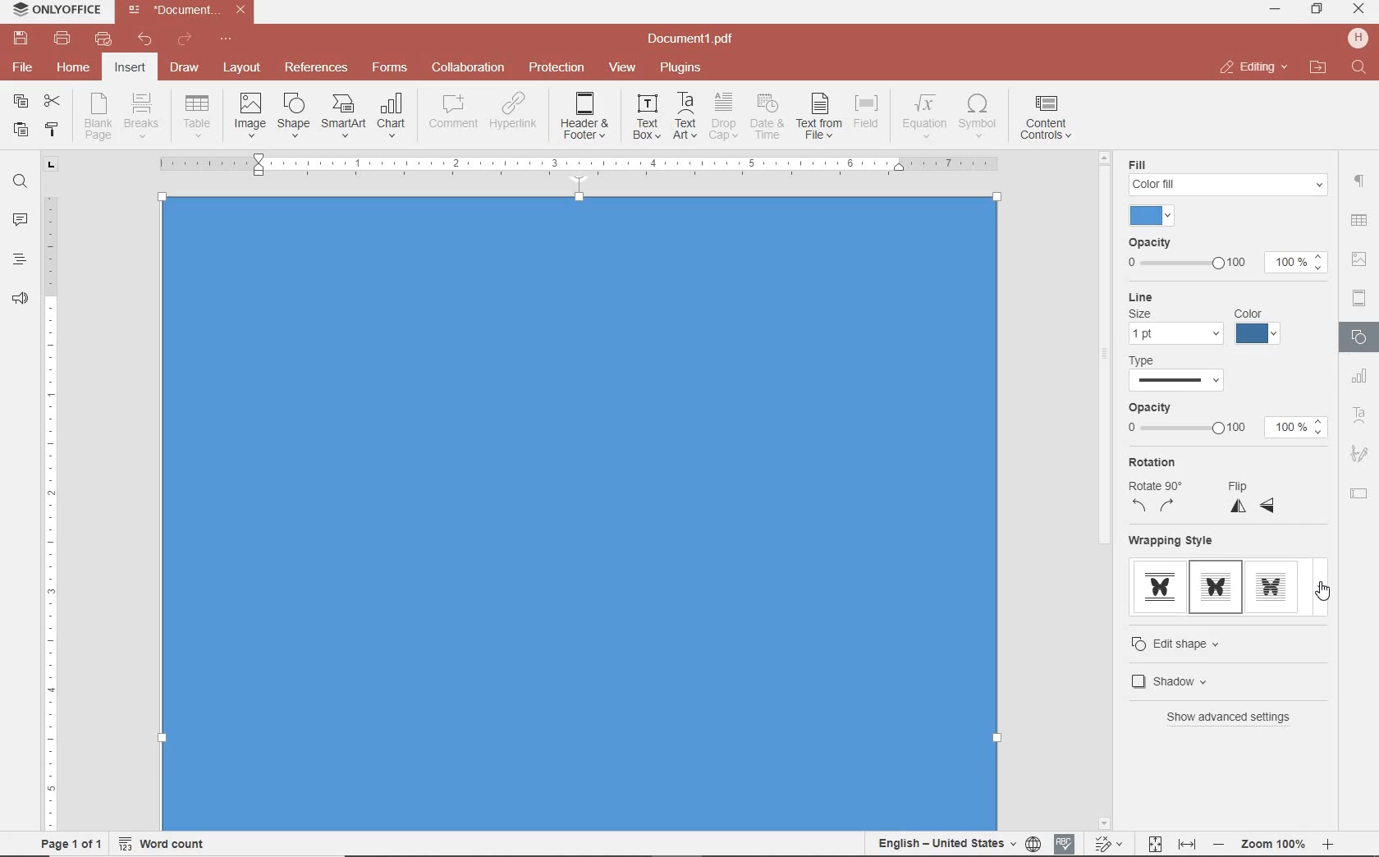  What do you see at coordinates (1360, 417) in the screenshot?
I see `TEXT ART` at bounding box center [1360, 417].